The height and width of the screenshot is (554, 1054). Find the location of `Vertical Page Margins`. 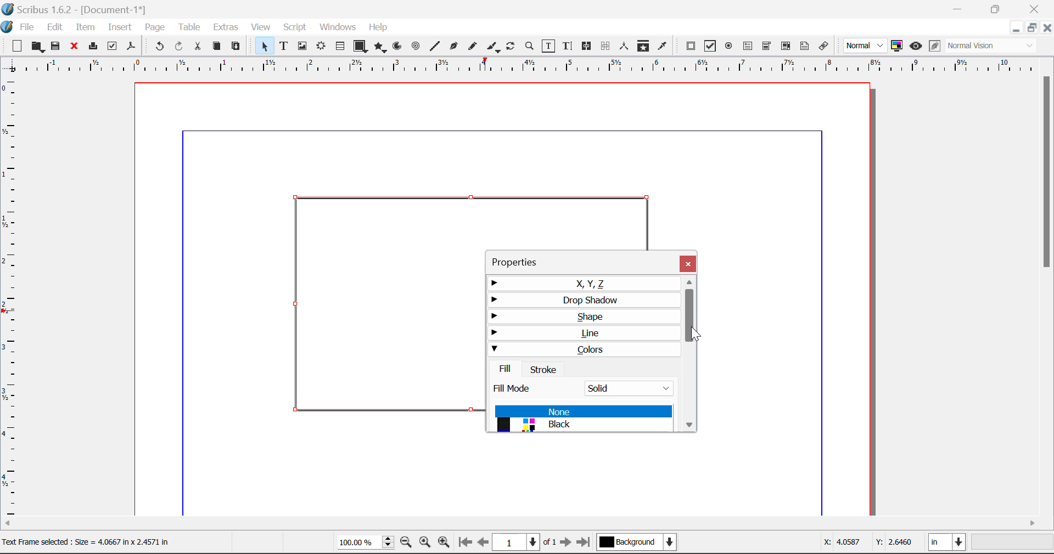

Vertical Page Margins is located at coordinates (532, 66).